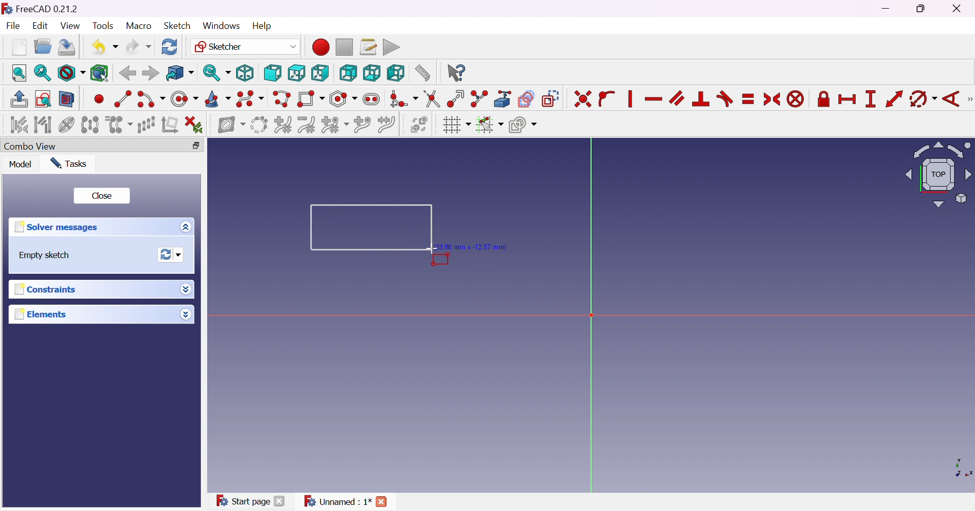 The height and width of the screenshot is (511, 975). I want to click on Isometric, so click(245, 73).